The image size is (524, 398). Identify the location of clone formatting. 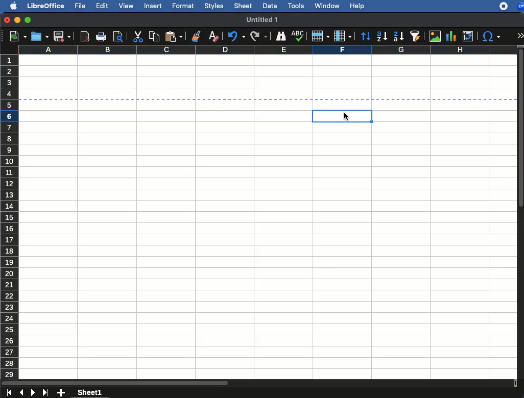
(196, 35).